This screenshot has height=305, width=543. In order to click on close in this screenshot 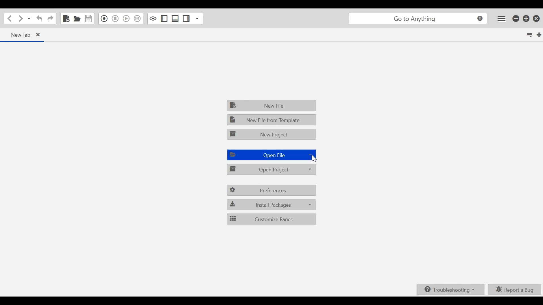, I will do `click(40, 35)`.